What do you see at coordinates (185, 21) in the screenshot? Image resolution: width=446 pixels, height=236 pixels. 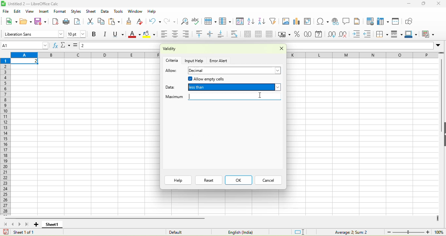 I see `find and replace` at bounding box center [185, 21].